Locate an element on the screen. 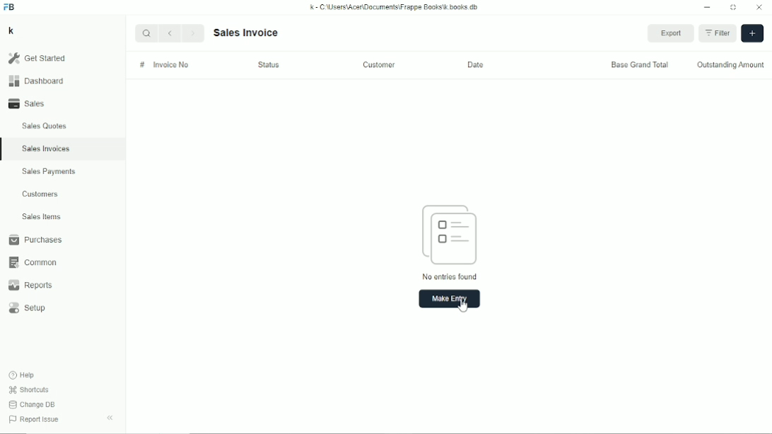 This screenshot has height=434, width=772. Export is located at coordinates (672, 34).